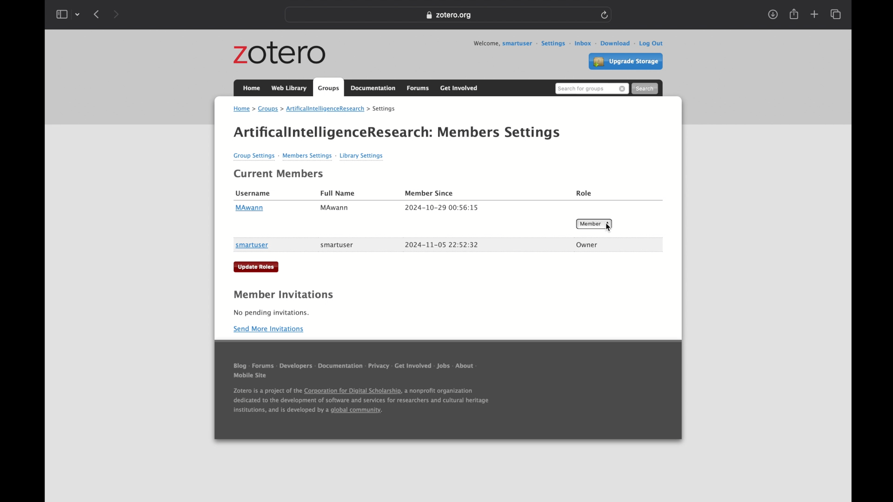  I want to click on current members, so click(279, 174).